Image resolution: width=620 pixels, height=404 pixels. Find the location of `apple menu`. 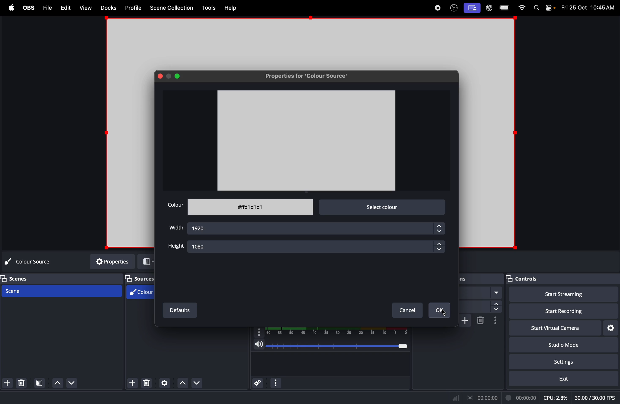

apple menu is located at coordinates (11, 8).